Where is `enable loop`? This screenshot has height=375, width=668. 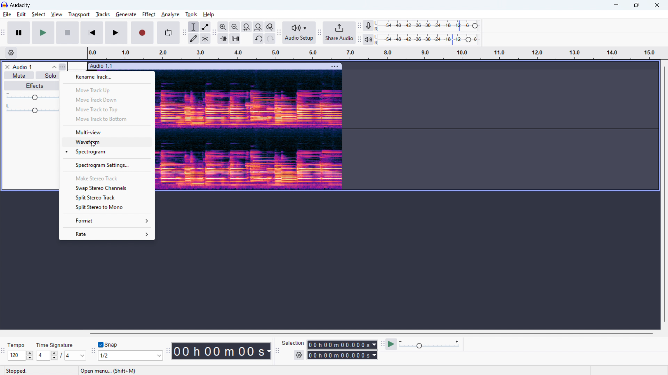 enable loop is located at coordinates (168, 33).